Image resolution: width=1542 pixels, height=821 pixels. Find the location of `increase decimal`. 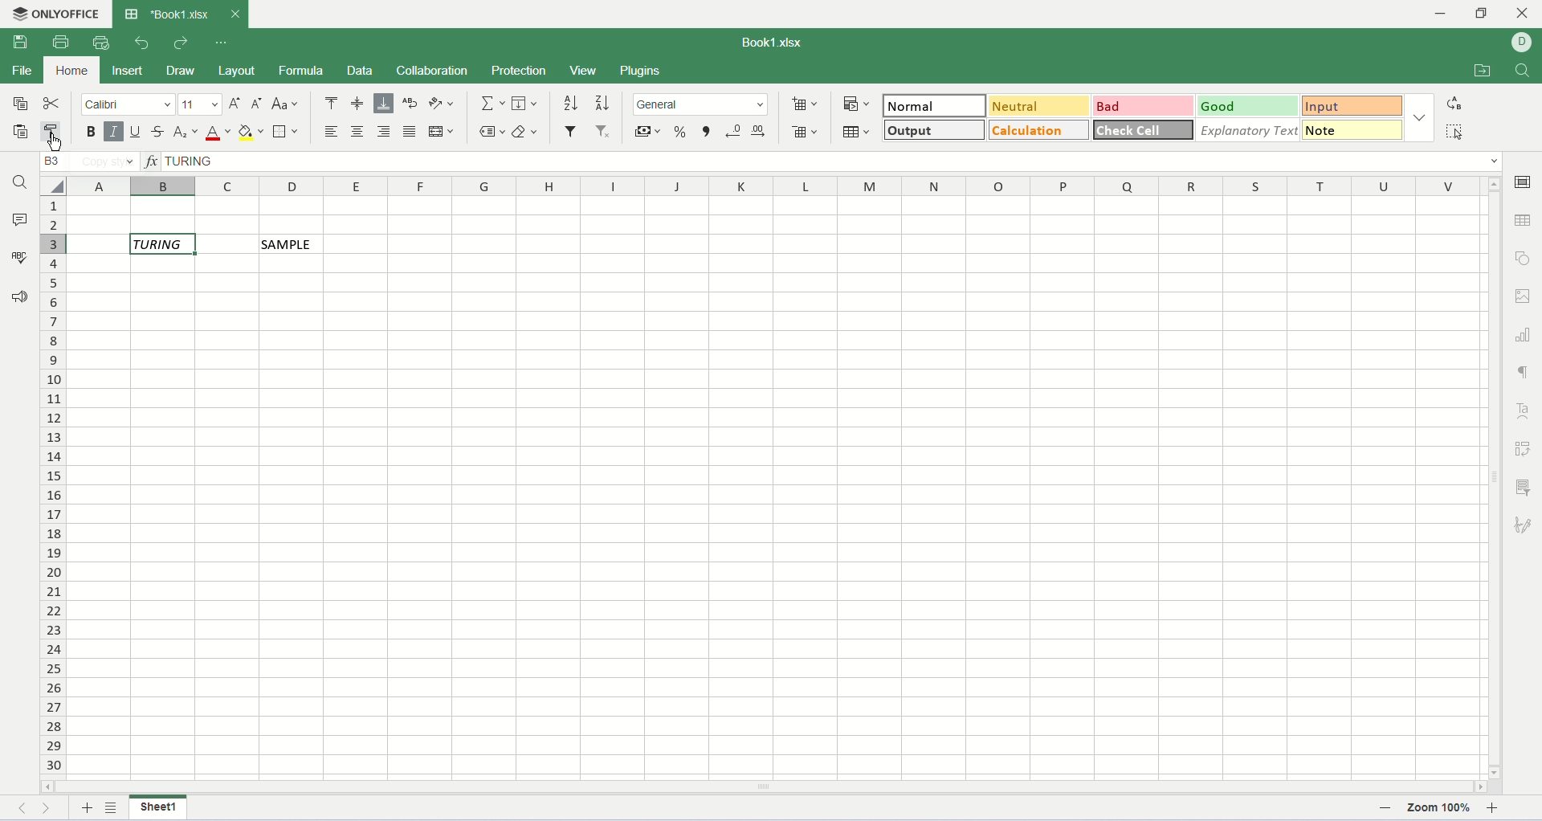

increase decimal is located at coordinates (760, 131).